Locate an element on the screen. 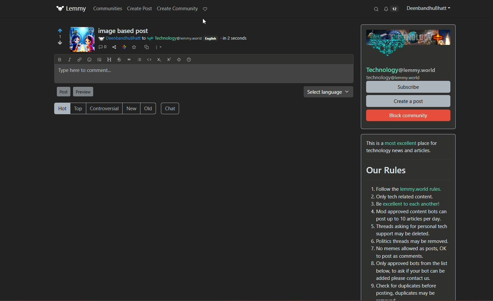  link is located at coordinates (124, 47).